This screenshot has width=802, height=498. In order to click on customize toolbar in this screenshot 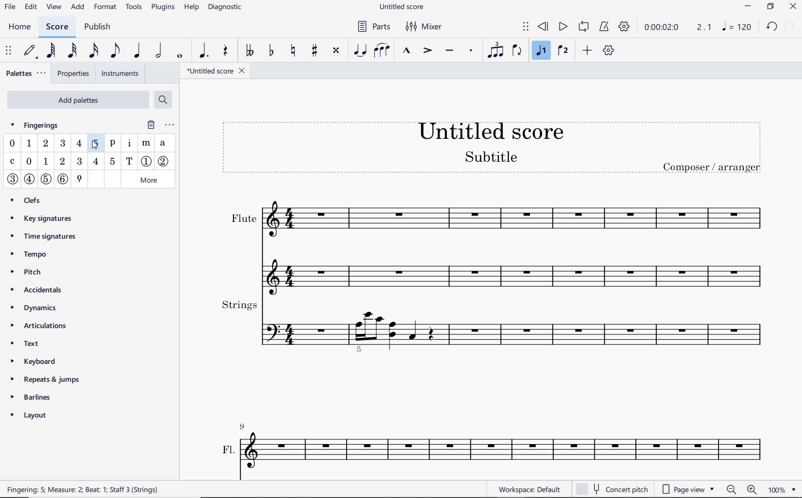, I will do `click(609, 51)`.